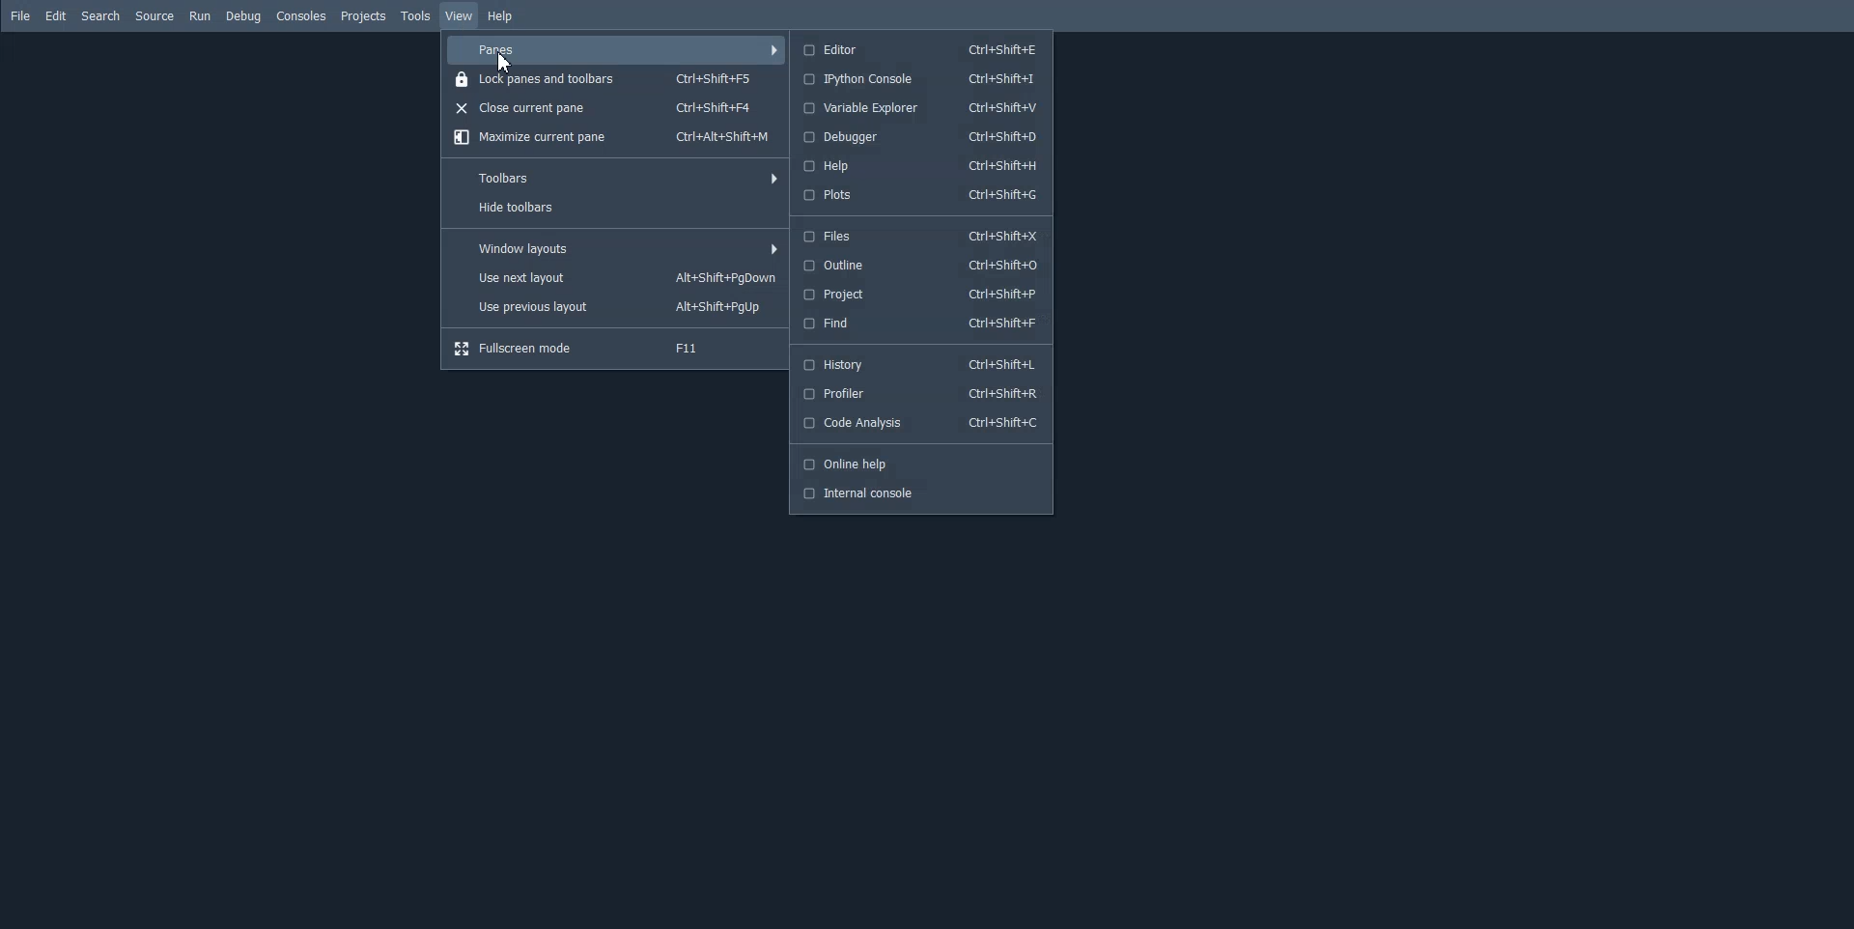 The image size is (1854, 929). What do you see at coordinates (243, 16) in the screenshot?
I see `Debug` at bounding box center [243, 16].